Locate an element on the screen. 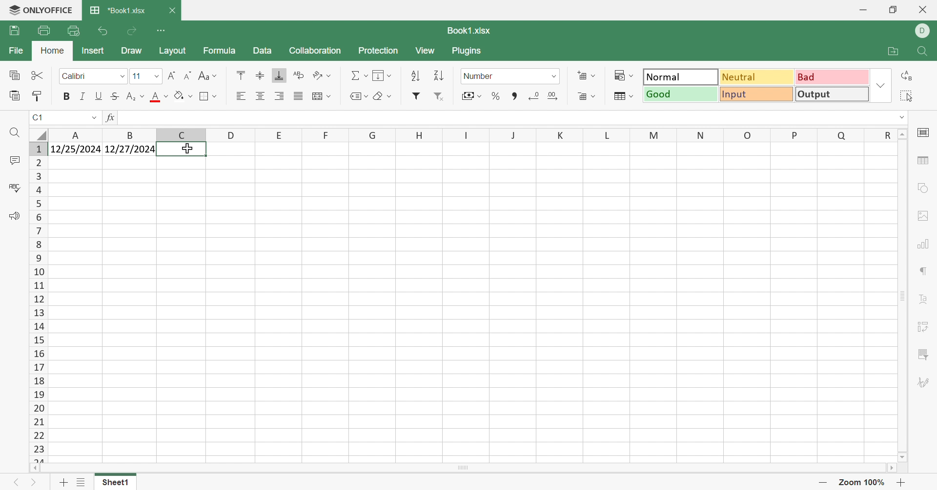  Summation is located at coordinates (358, 74).